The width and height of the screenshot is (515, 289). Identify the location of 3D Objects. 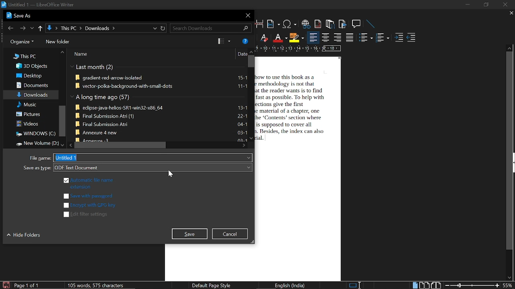
(31, 66).